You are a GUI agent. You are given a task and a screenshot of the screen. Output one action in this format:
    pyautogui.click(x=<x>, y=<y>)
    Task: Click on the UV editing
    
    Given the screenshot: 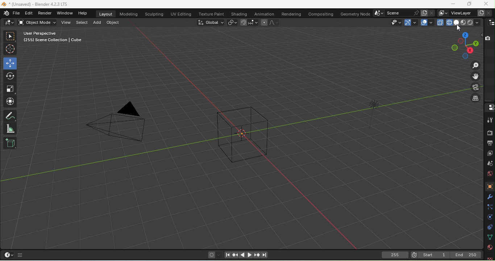 What is the action you would take?
    pyautogui.click(x=180, y=14)
    